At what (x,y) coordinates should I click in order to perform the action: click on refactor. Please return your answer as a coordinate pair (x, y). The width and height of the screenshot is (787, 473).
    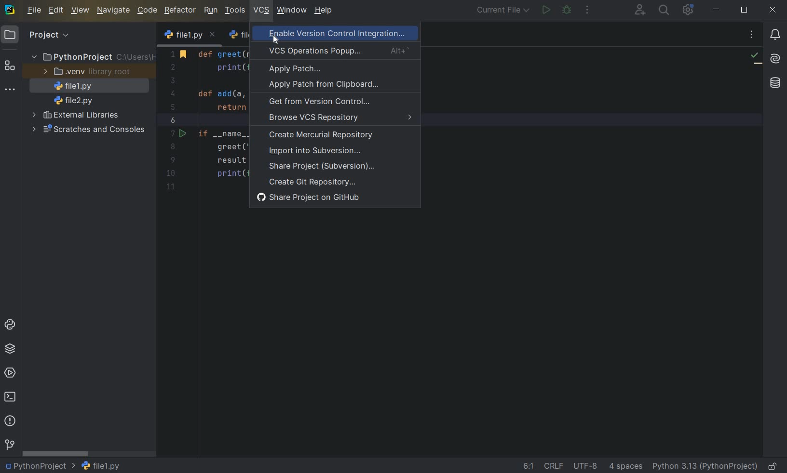
    Looking at the image, I should click on (180, 11).